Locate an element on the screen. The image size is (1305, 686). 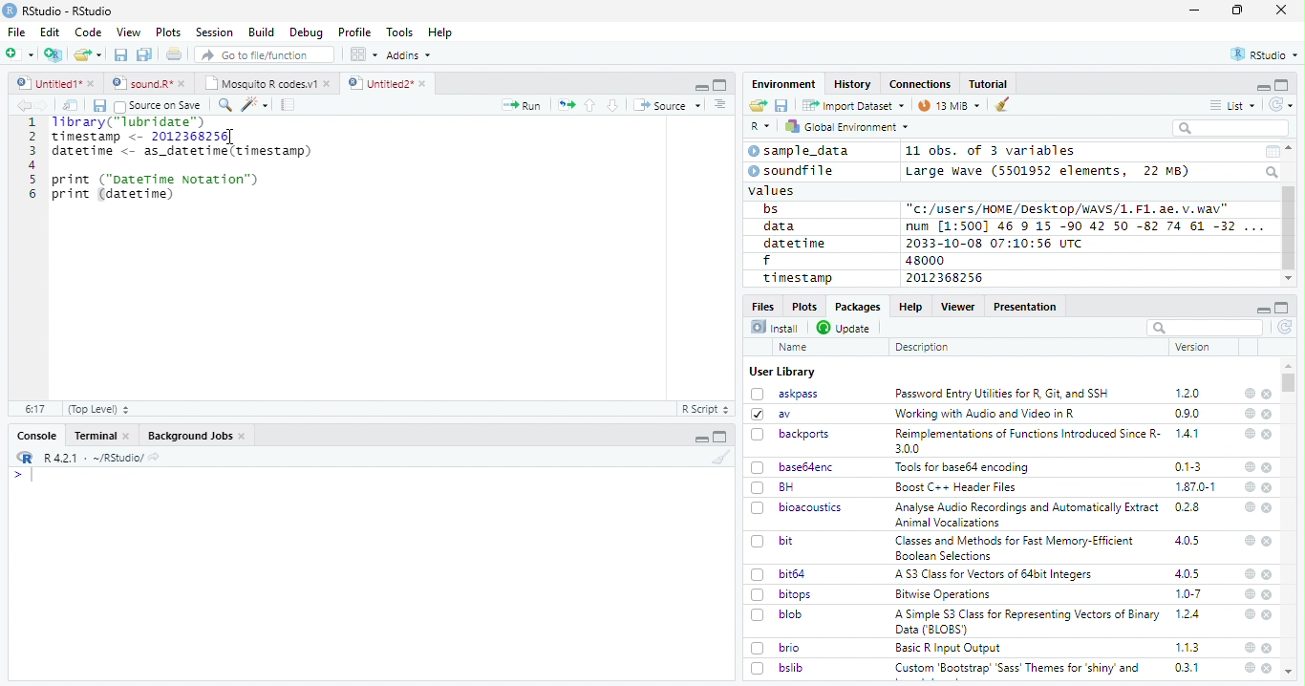
Numbering line is located at coordinates (31, 160).